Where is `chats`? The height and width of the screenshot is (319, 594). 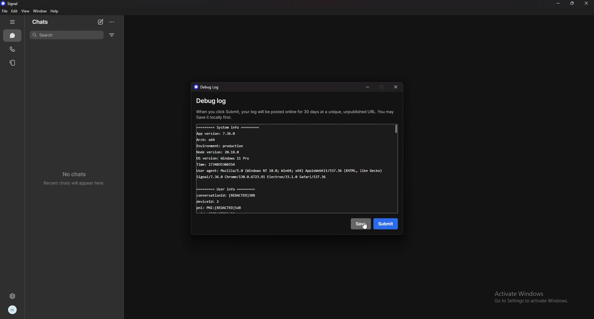 chats is located at coordinates (12, 36).